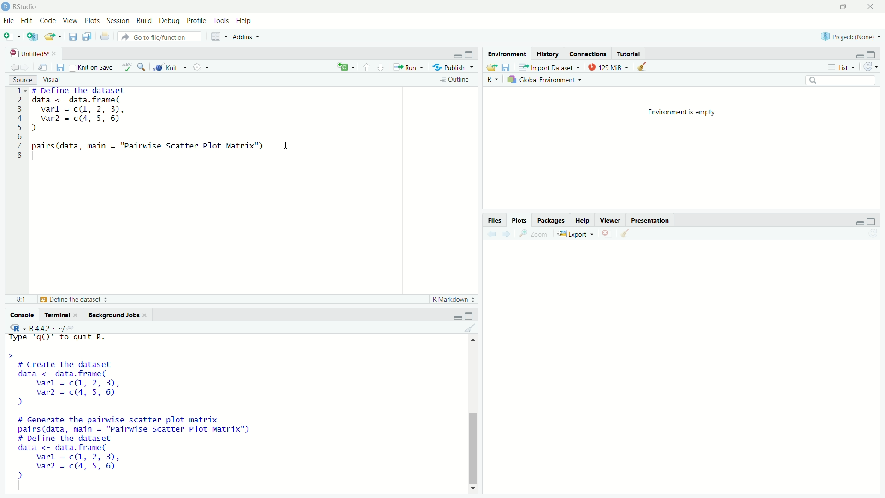  What do you see at coordinates (197, 21) in the screenshot?
I see `Profile` at bounding box center [197, 21].